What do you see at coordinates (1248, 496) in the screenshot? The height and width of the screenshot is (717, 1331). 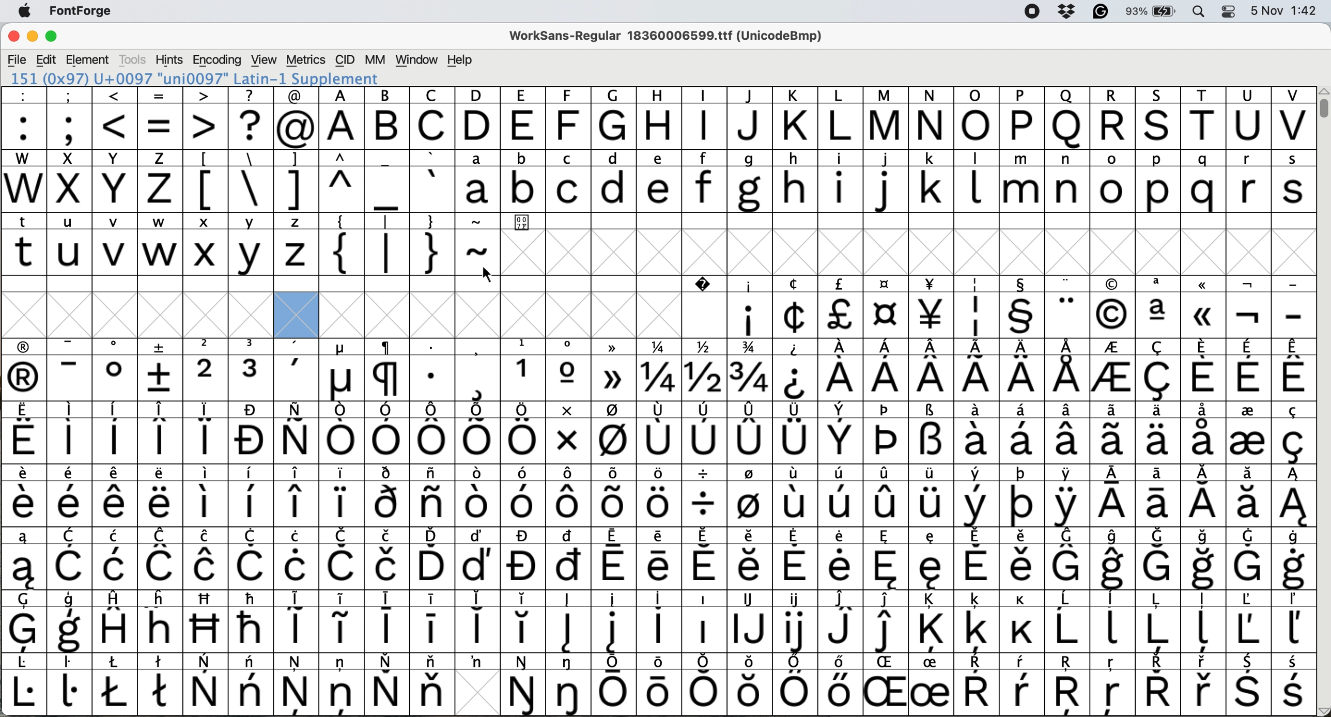 I see `symbol` at bounding box center [1248, 496].